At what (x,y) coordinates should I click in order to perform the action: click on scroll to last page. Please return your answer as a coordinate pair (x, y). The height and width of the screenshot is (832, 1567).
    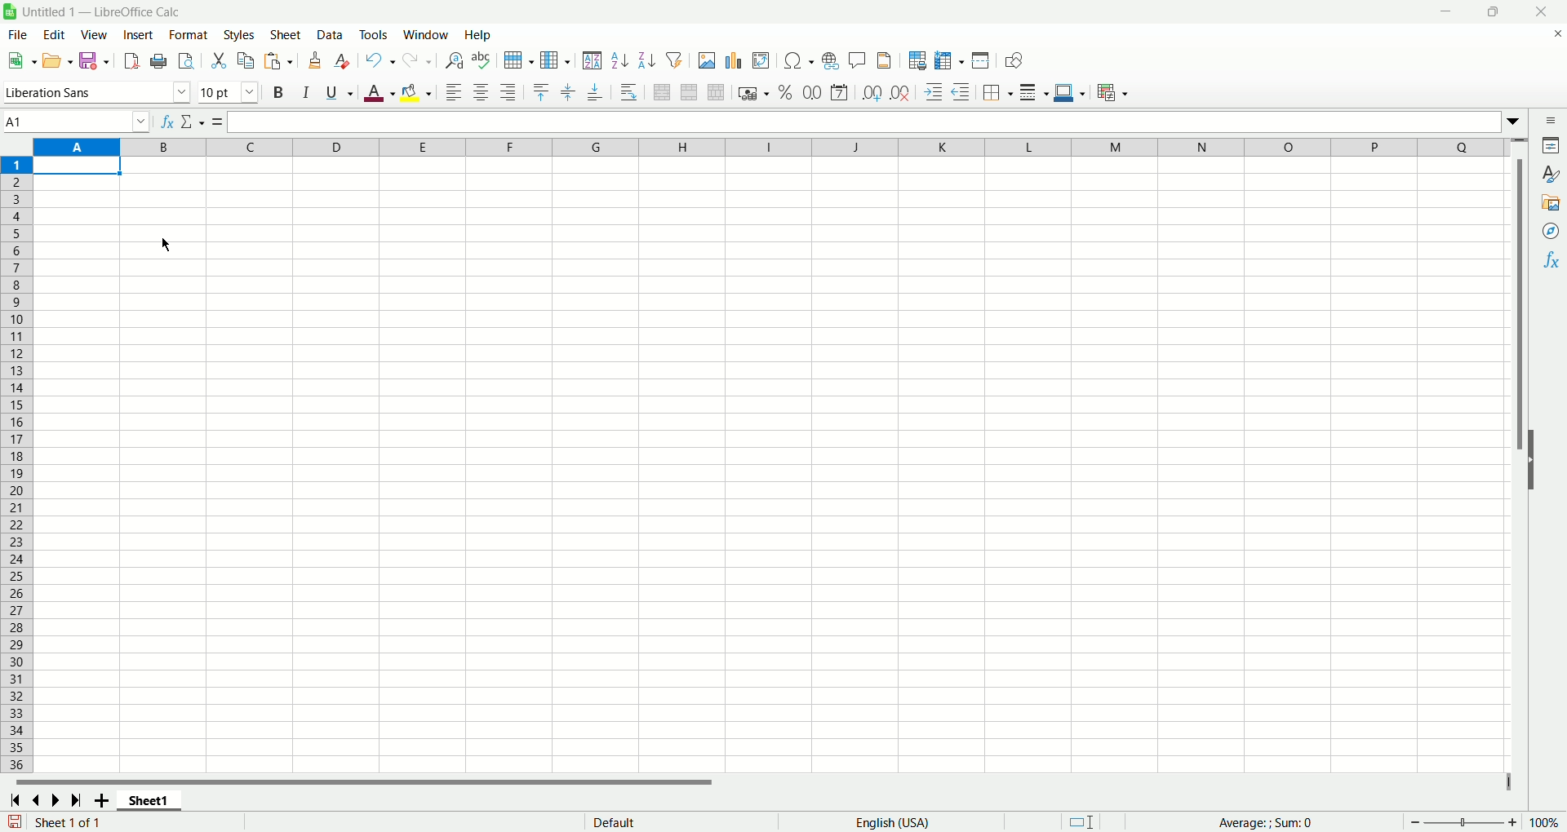
    Looking at the image, I should click on (77, 800).